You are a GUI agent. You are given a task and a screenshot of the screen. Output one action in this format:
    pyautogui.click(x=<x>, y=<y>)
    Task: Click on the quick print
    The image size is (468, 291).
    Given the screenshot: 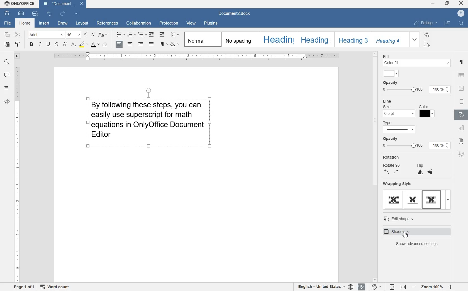 What is the action you would take?
    pyautogui.click(x=35, y=13)
    